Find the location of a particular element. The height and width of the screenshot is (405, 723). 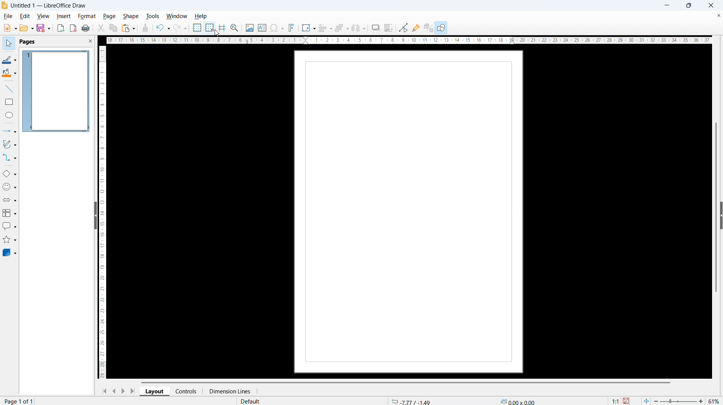

Go to first page is located at coordinates (104, 391).